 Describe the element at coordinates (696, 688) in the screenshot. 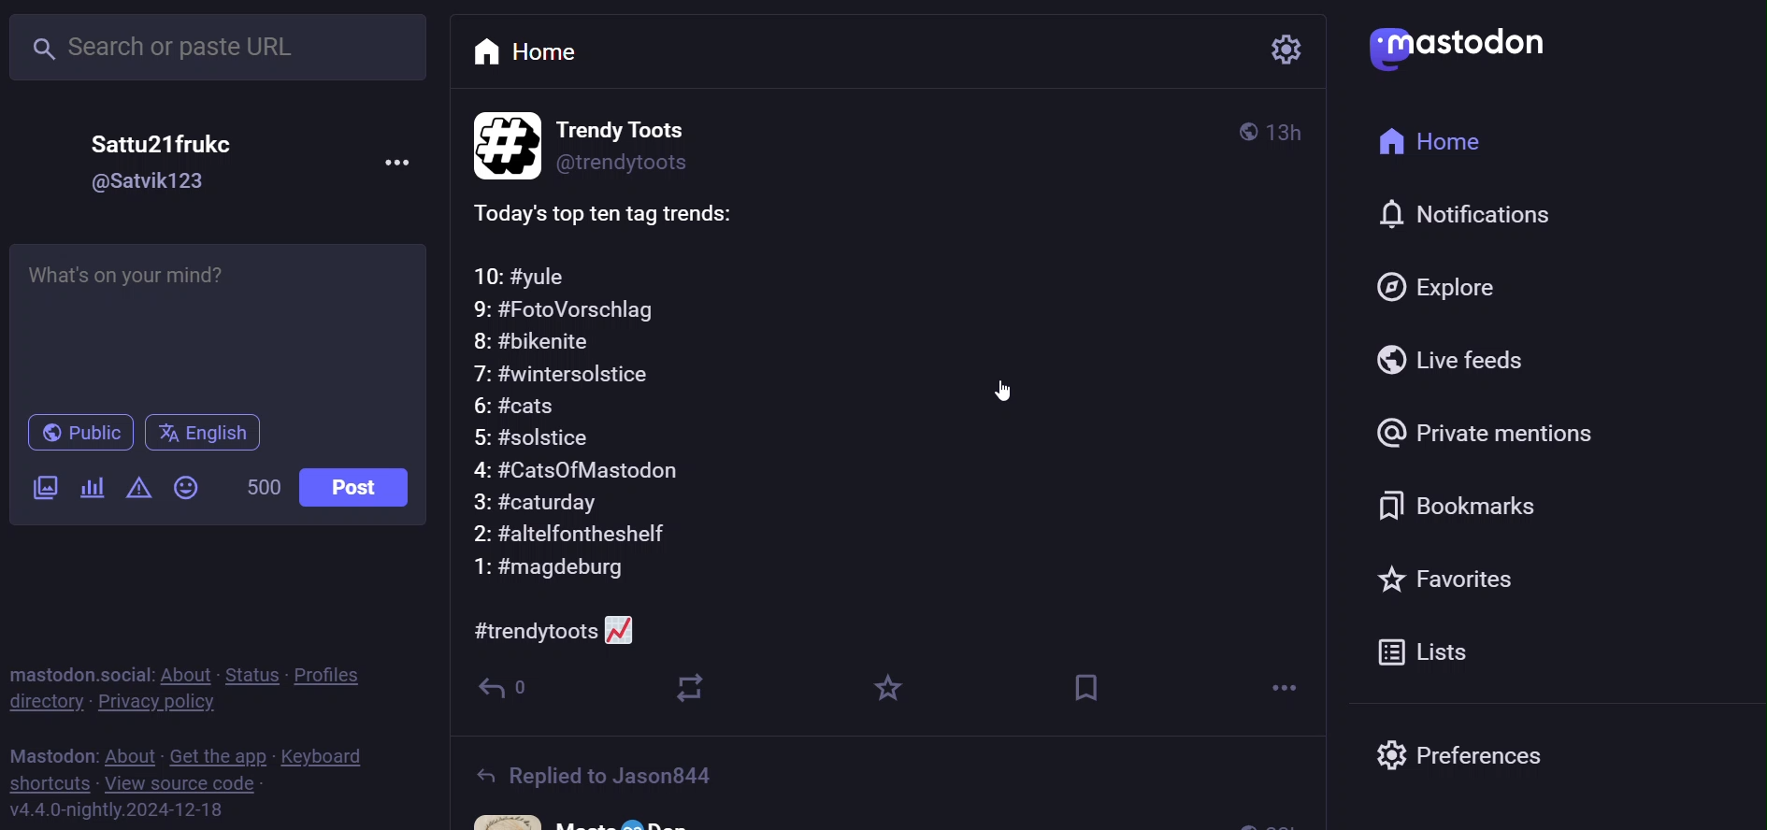

I see `boost` at that location.